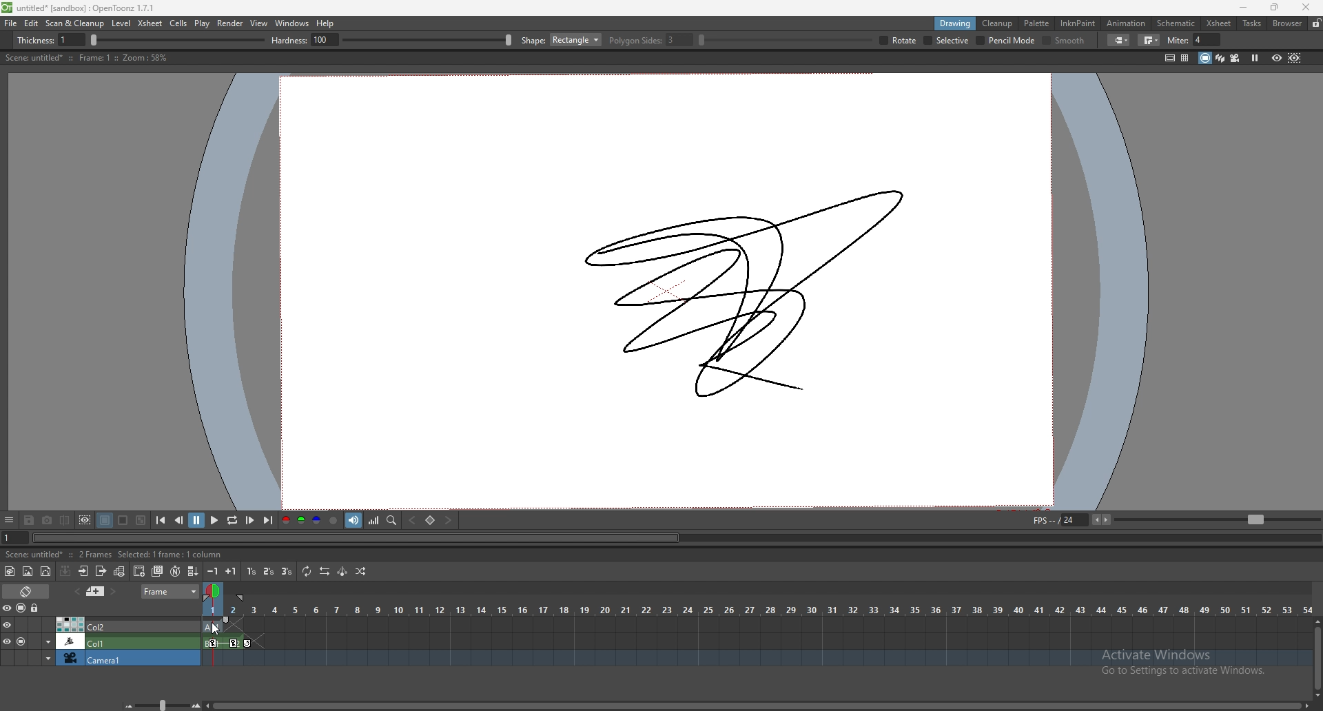  What do you see at coordinates (770, 626) in the screenshot?
I see `timeline` at bounding box center [770, 626].